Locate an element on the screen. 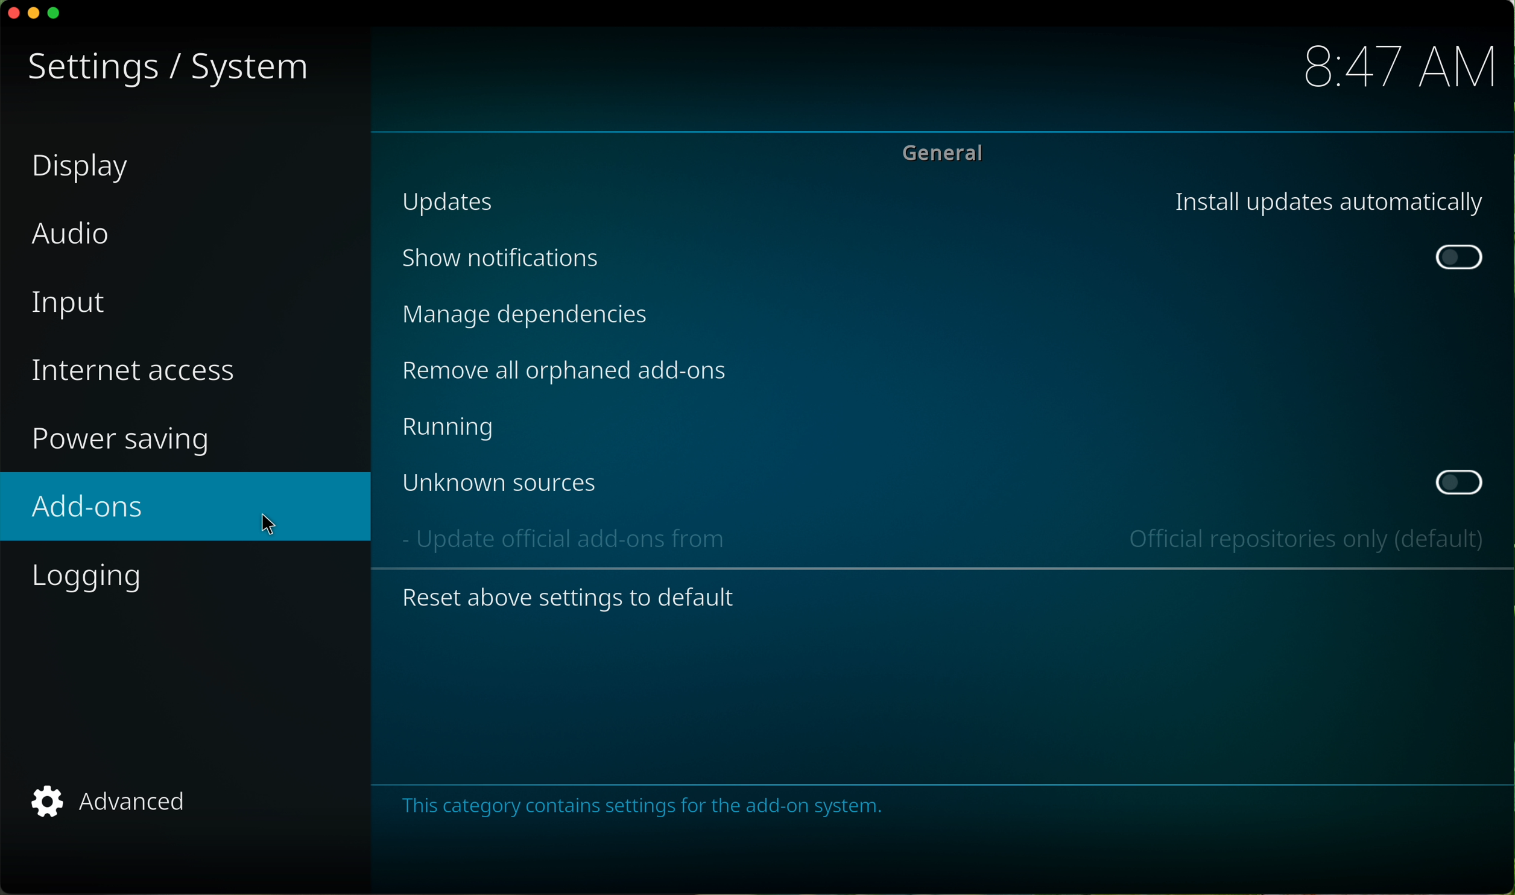  - Update official add-ons from Official repositories only (default) is located at coordinates (953, 542).